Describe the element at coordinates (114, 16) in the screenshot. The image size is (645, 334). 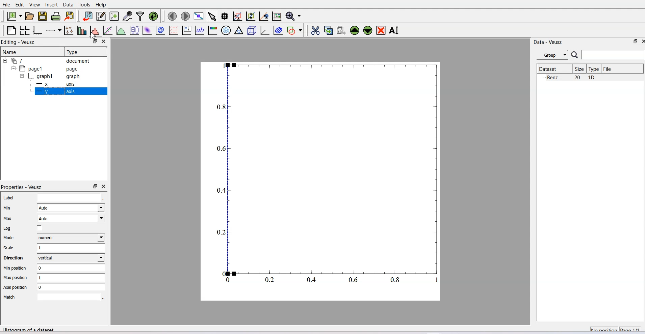
I see `Create a new dataset` at that location.